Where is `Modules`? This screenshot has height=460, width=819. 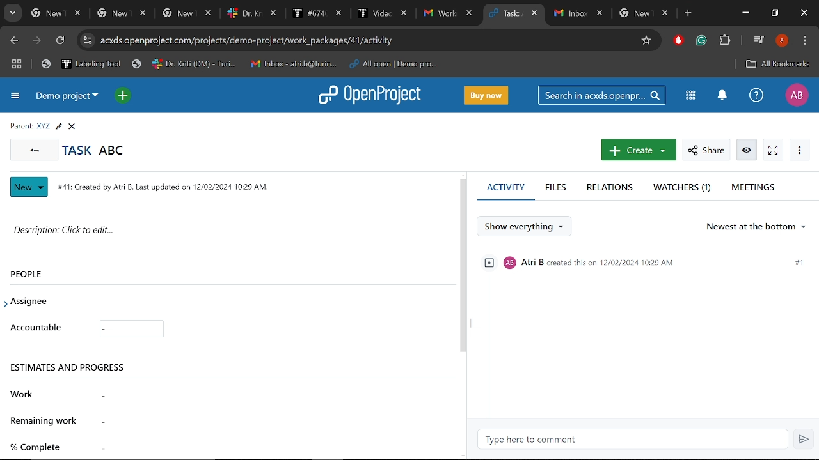
Modules is located at coordinates (692, 96).